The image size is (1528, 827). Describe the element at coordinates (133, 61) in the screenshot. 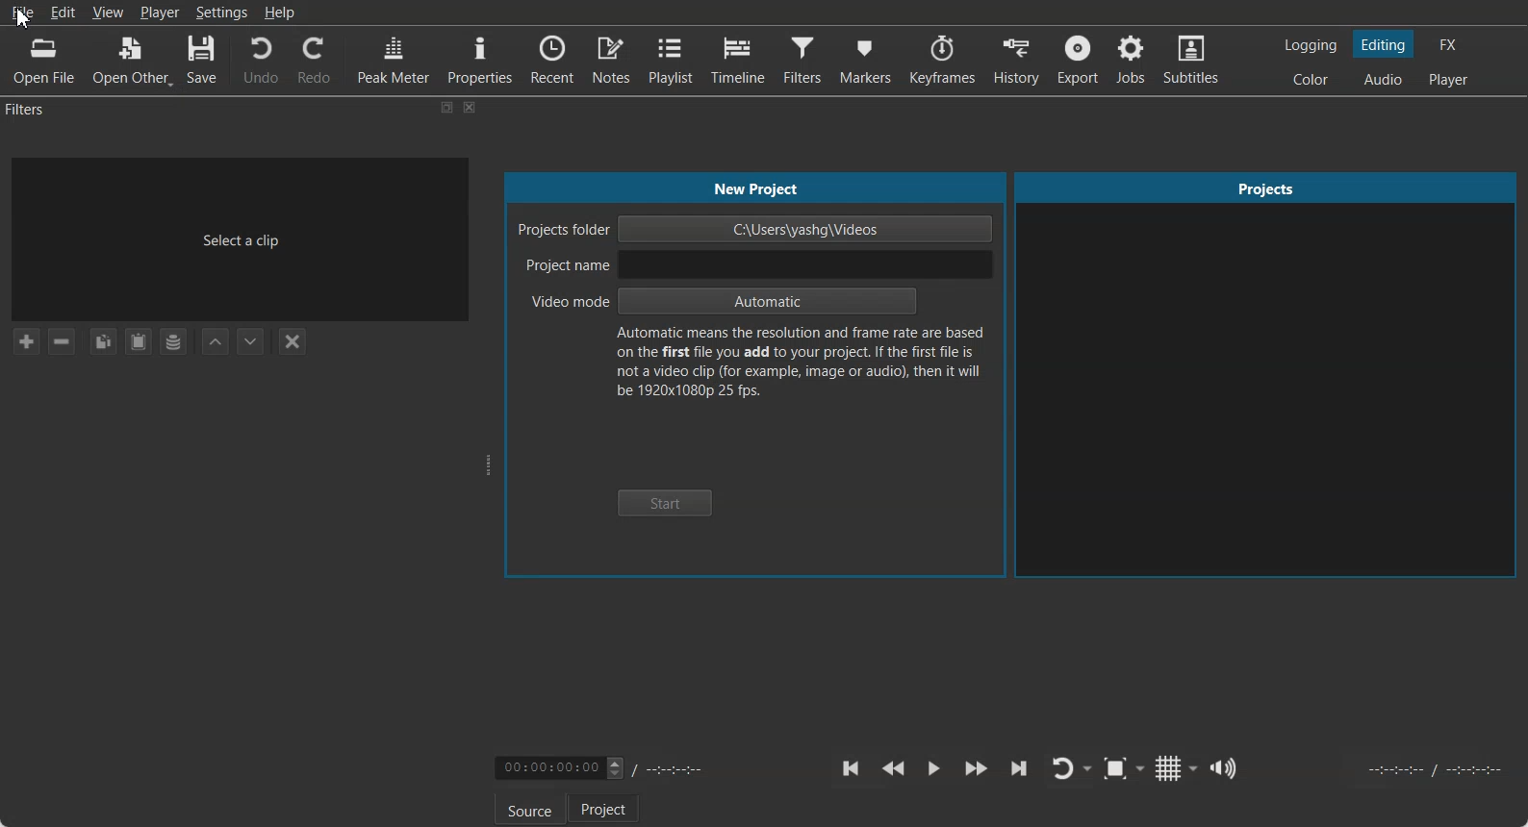

I see `Open Other` at that location.